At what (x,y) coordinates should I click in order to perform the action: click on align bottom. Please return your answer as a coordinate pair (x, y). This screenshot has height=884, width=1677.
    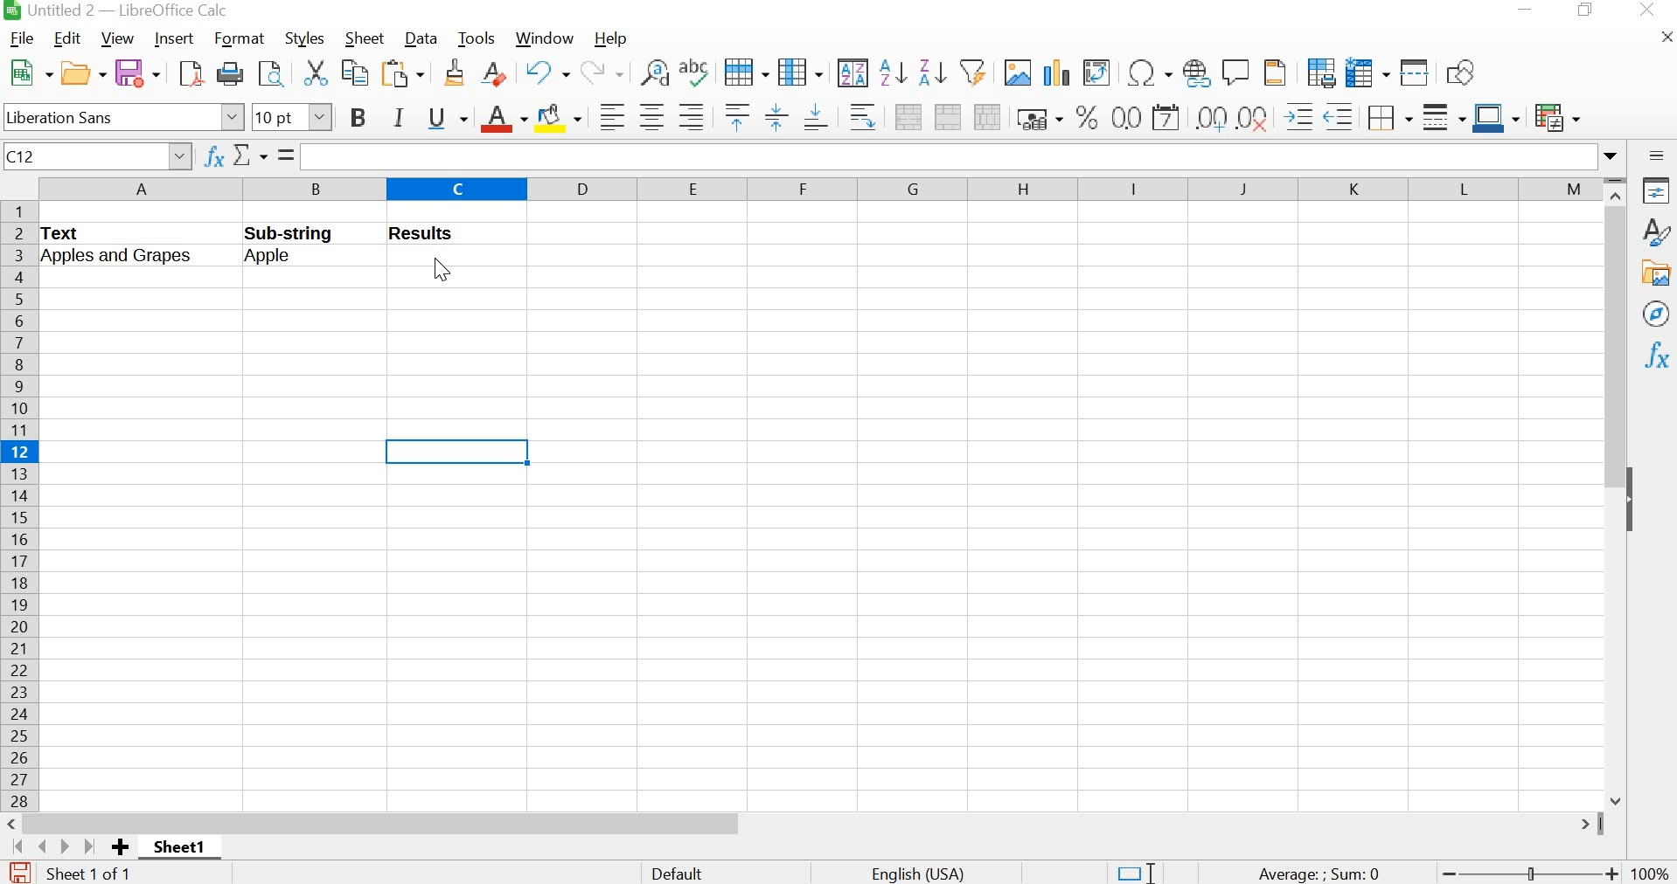
    Looking at the image, I should click on (815, 115).